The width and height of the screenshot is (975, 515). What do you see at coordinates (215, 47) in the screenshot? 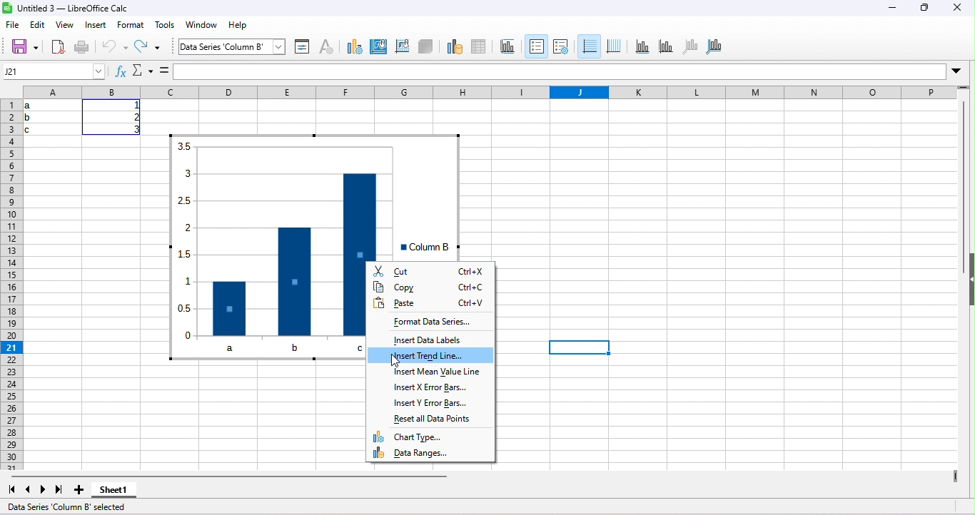
I see `chart area` at bounding box center [215, 47].